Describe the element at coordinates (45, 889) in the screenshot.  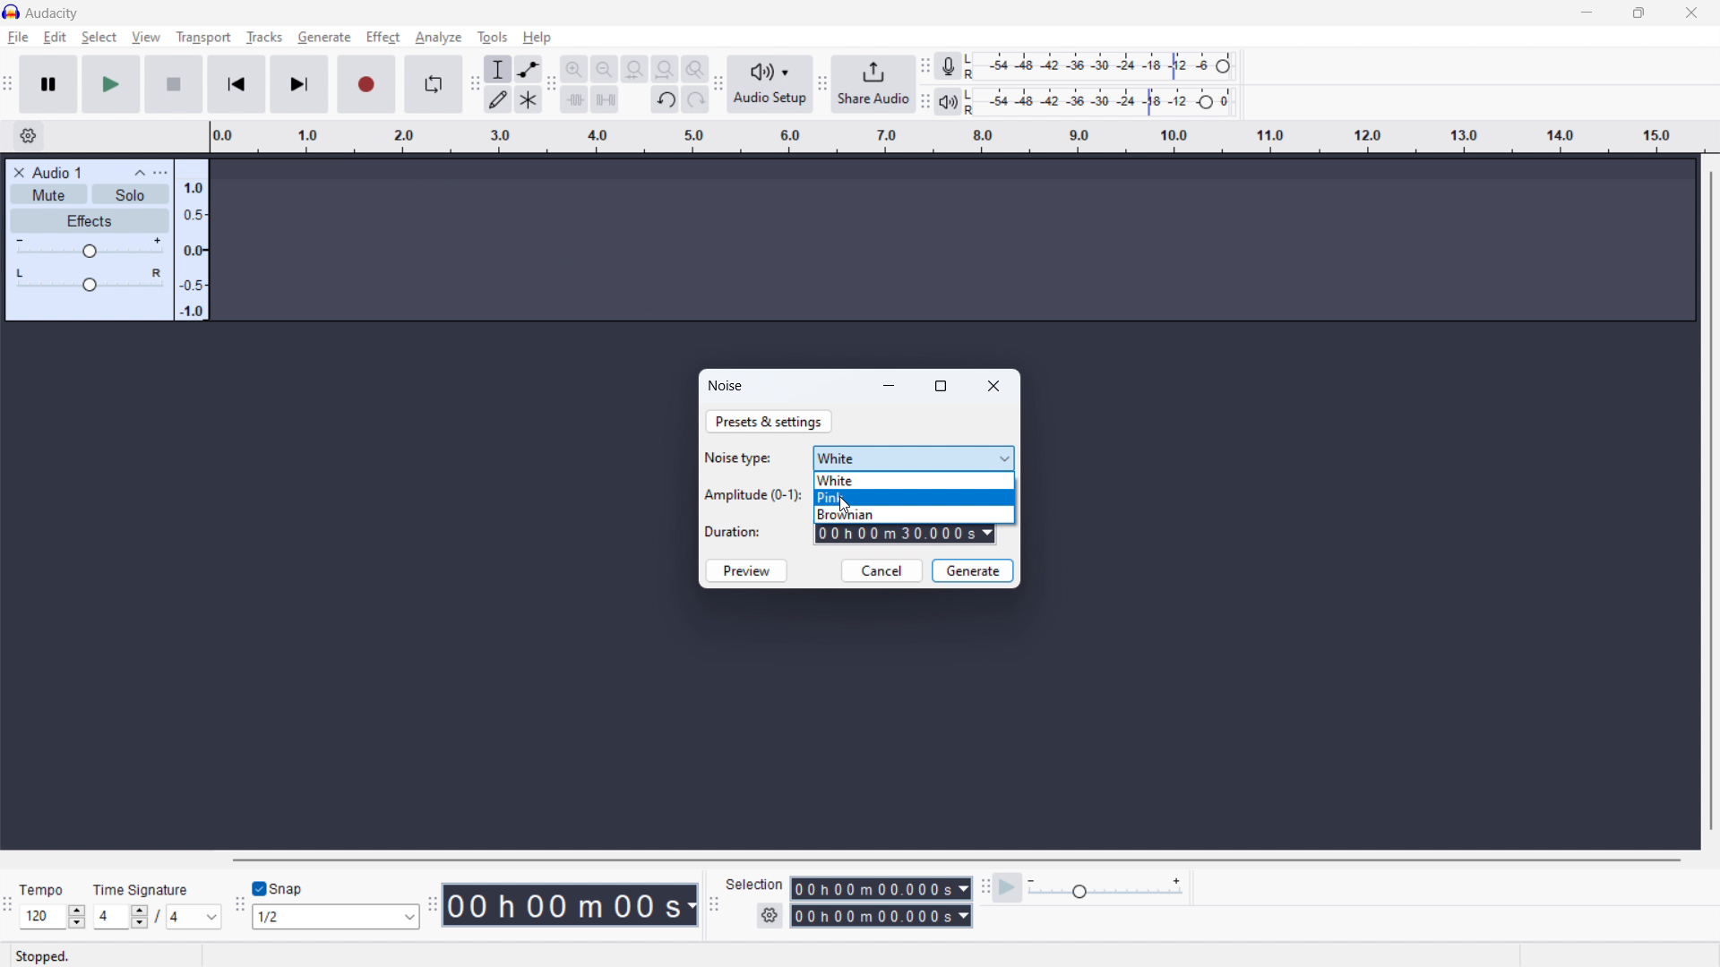
I see `Tempo` at that location.